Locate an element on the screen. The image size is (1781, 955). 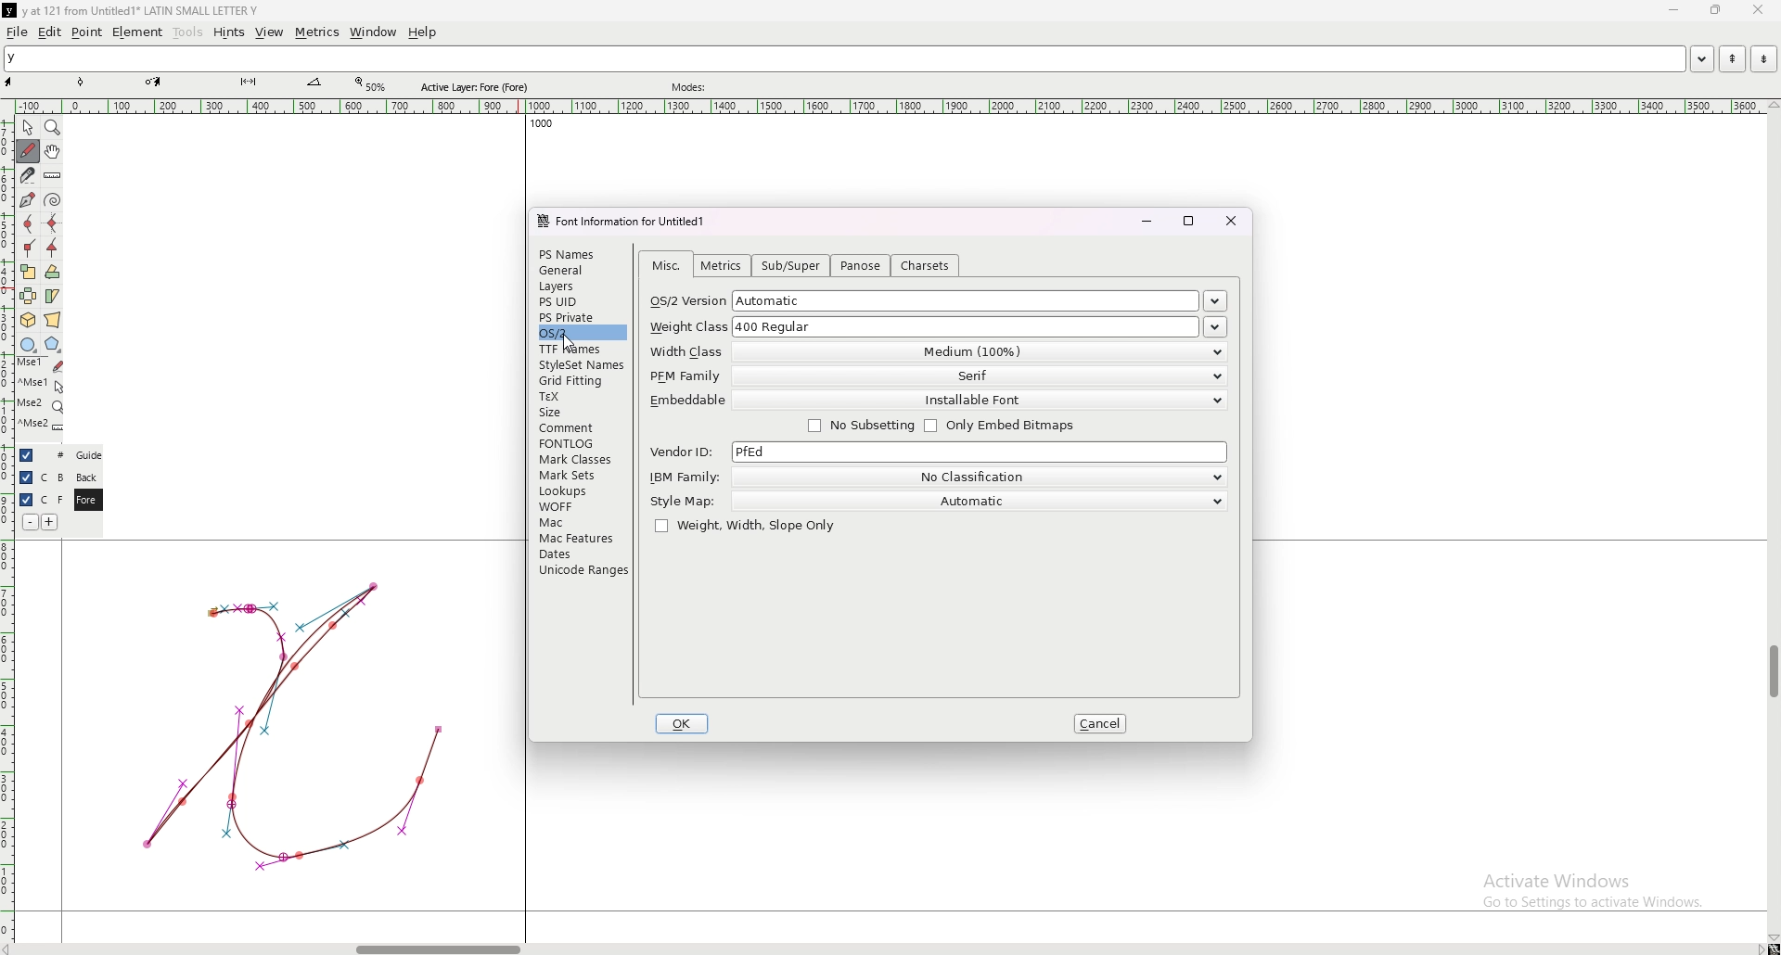
cancel is located at coordinates (1100, 723).